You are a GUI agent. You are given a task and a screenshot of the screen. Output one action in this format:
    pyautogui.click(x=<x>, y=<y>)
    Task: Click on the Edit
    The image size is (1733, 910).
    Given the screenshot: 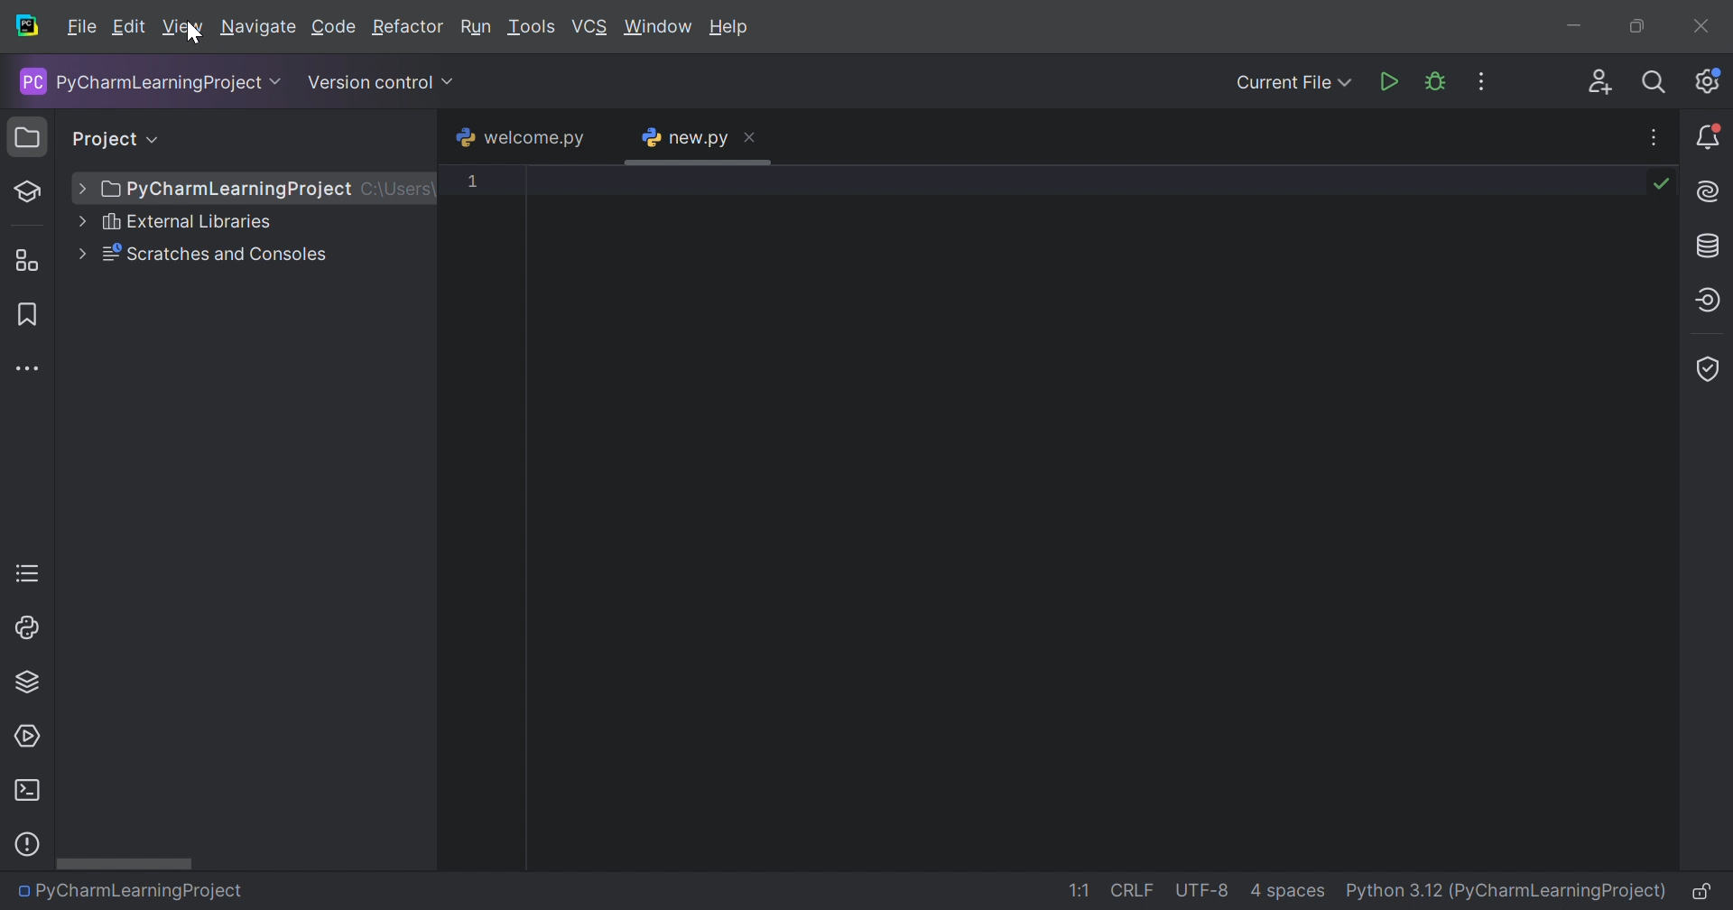 What is the action you would take?
    pyautogui.click(x=130, y=27)
    